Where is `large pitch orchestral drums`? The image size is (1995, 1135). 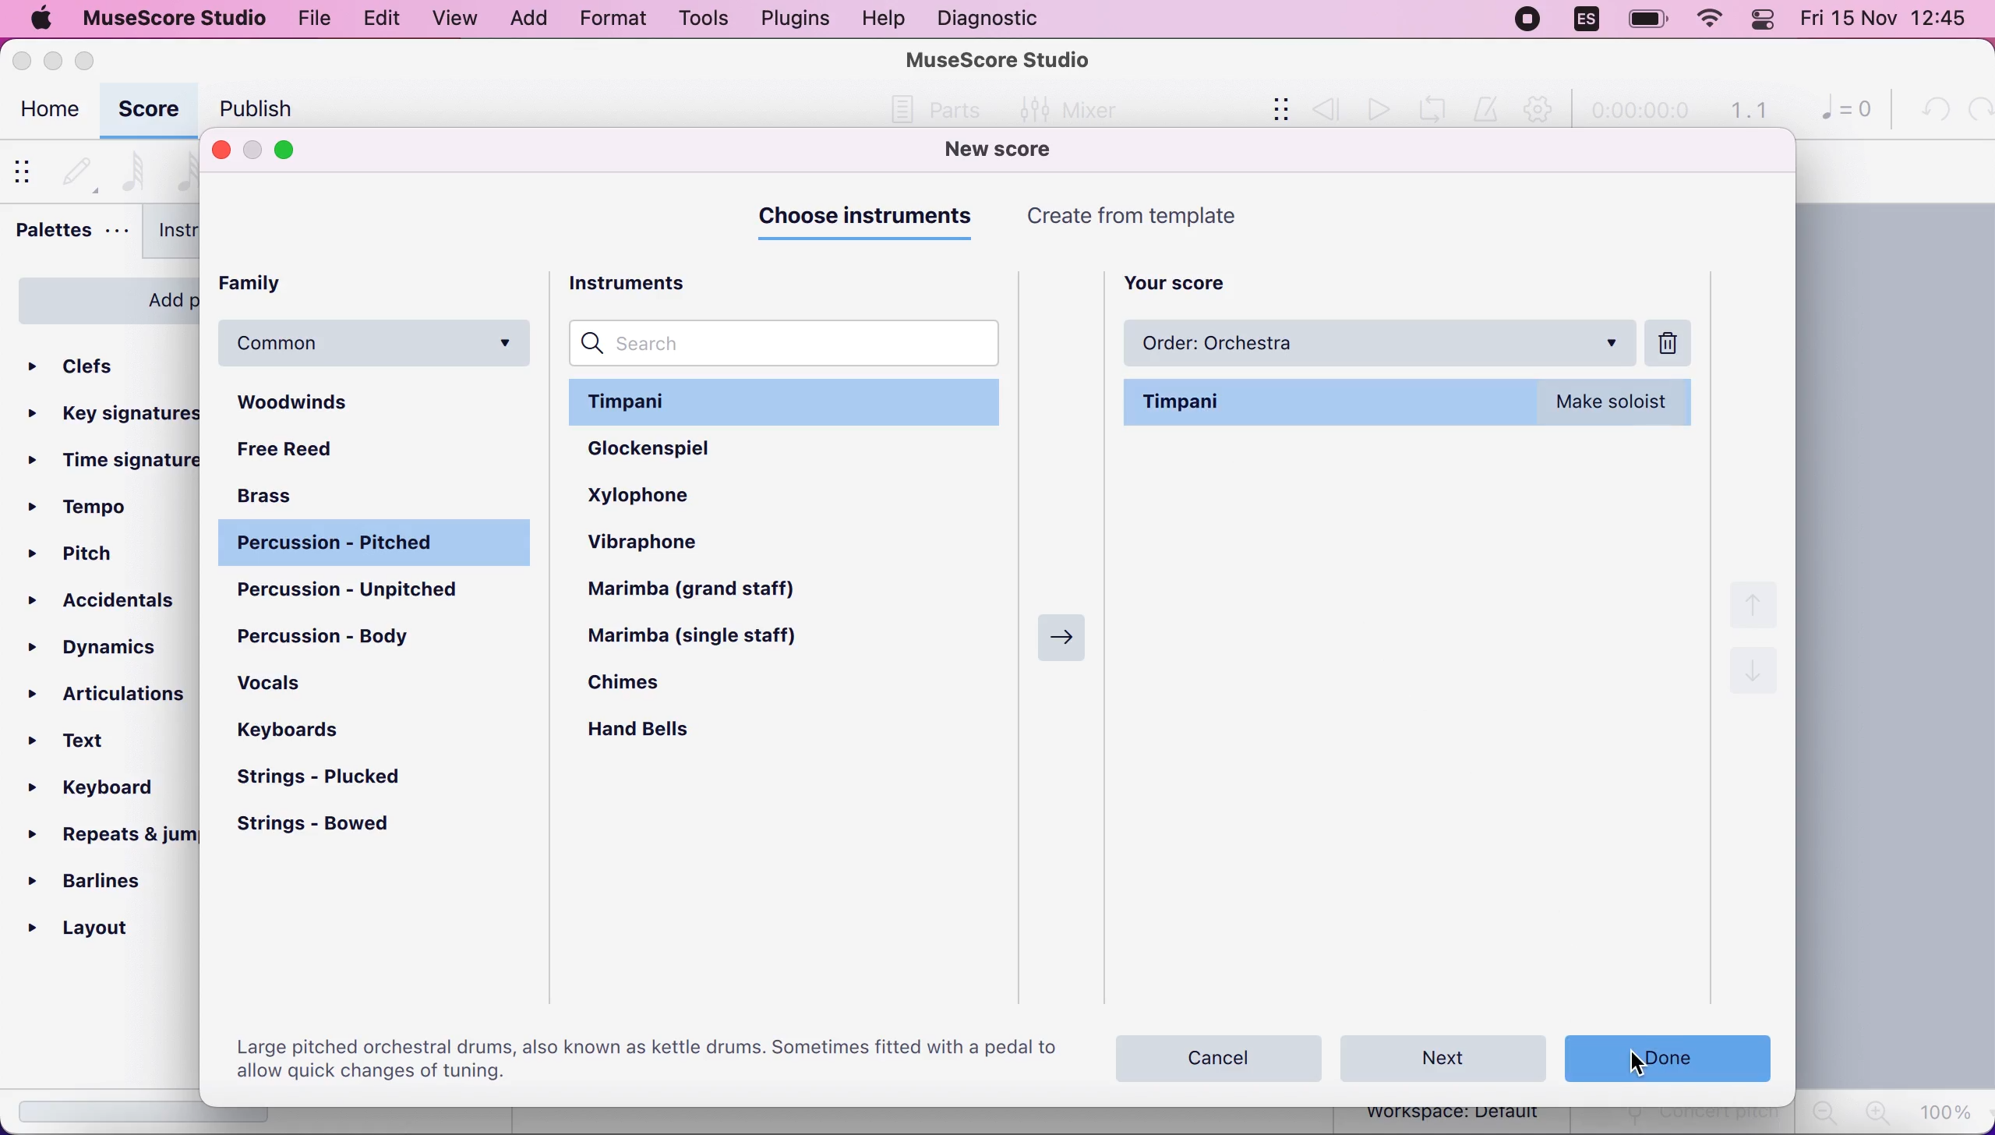
large pitch orchestral drums is located at coordinates (655, 1054).